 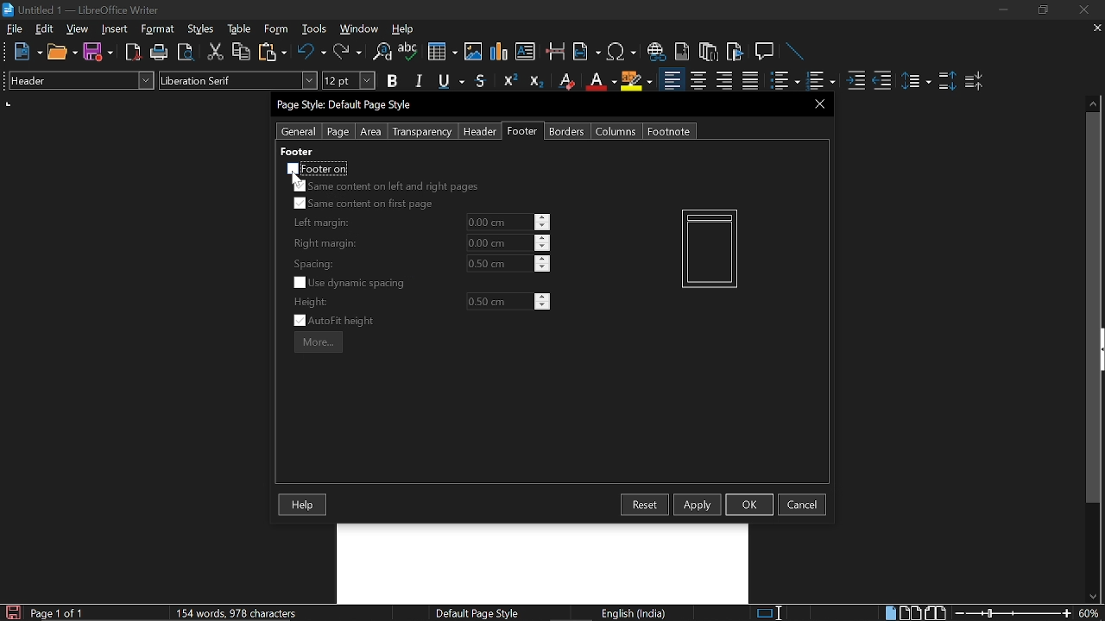 I want to click on Single page view, so click(x=890, y=612).